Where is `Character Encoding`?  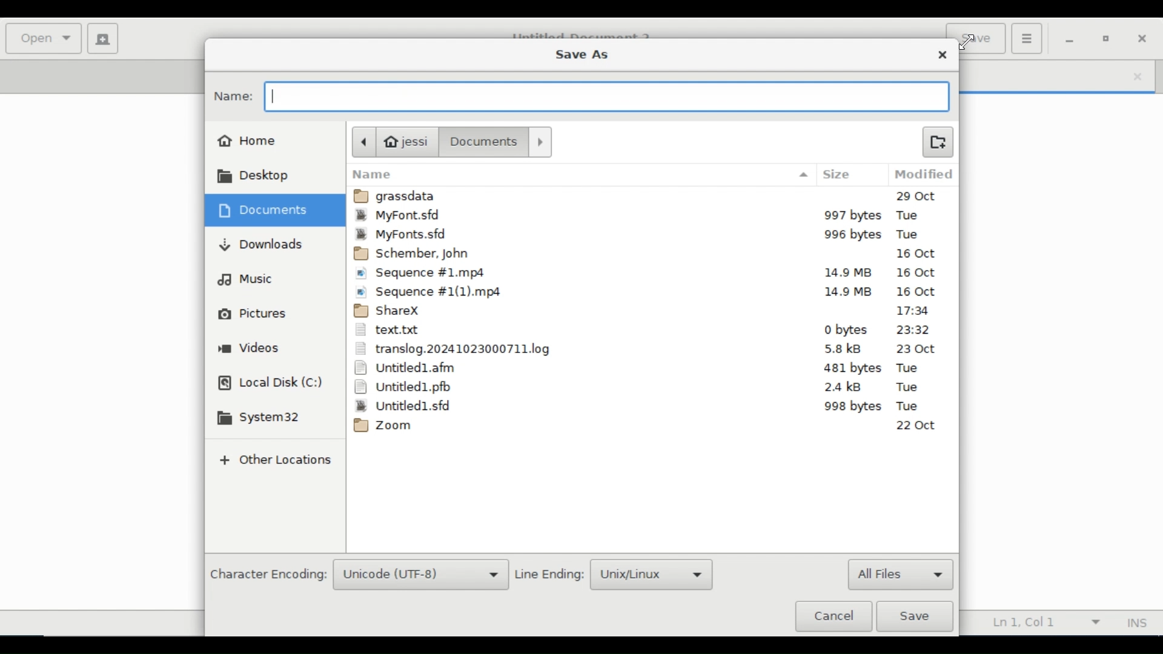 Character Encoding is located at coordinates (268, 572).